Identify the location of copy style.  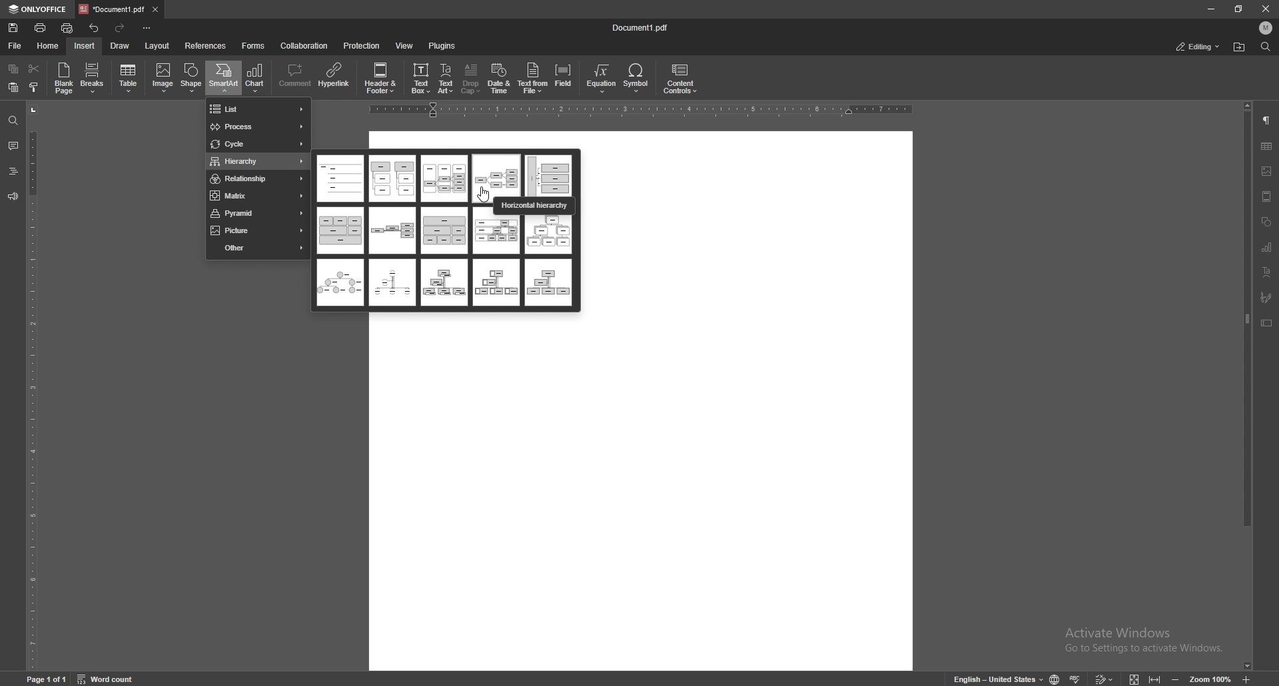
(35, 87).